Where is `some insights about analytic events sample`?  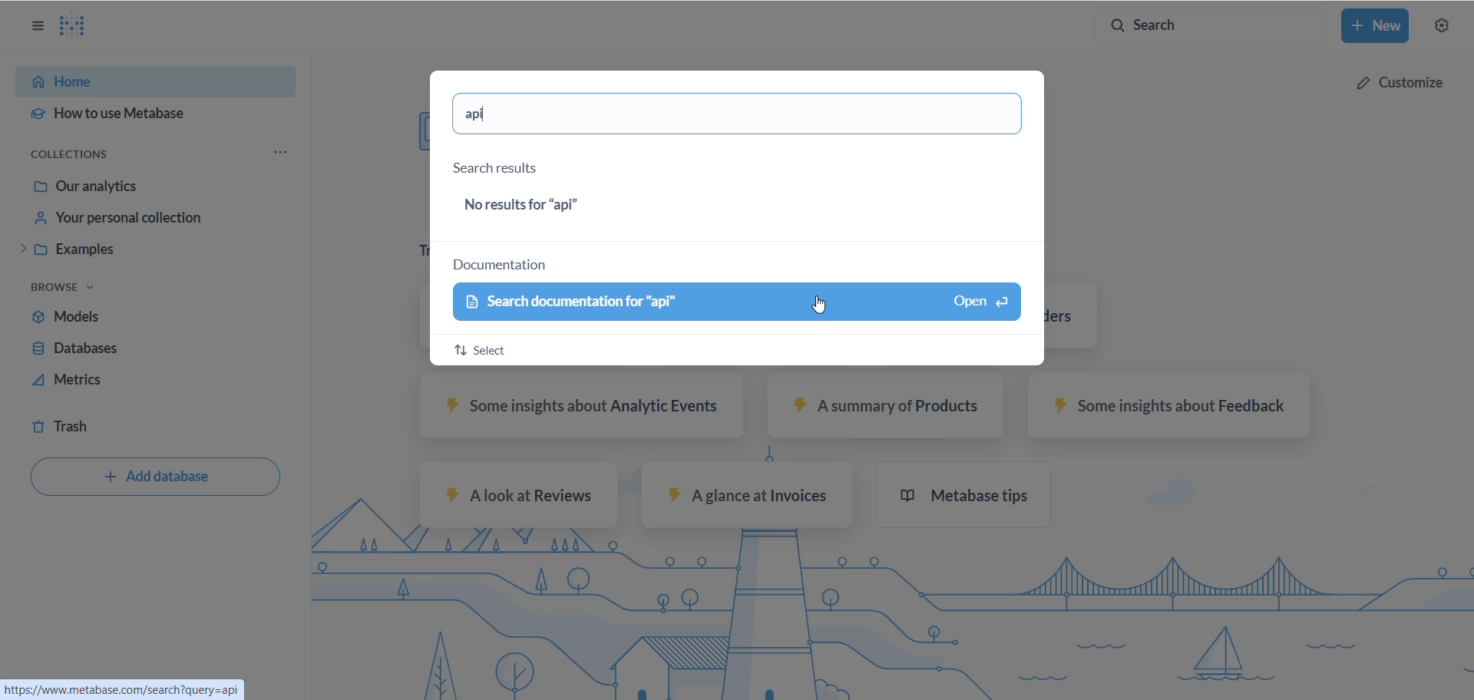
some insights about analytic events sample is located at coordinates (573, 407).